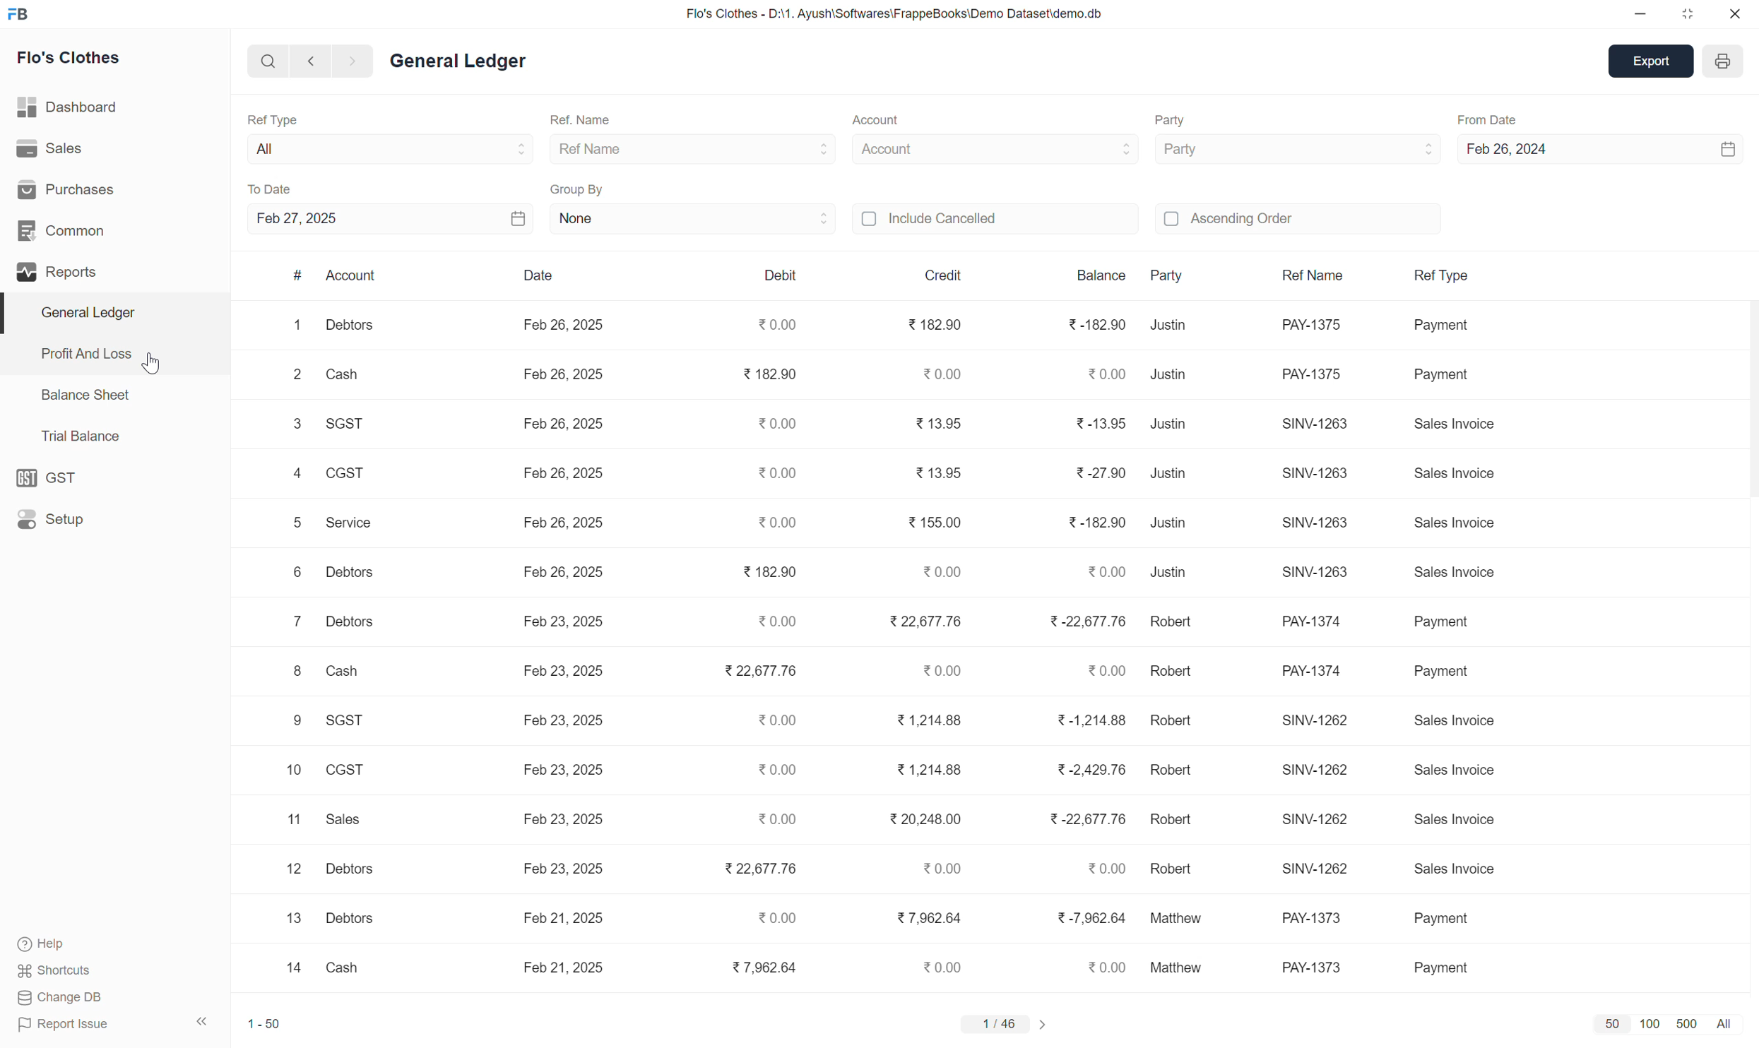 Image resolution: width=1759 pixels, height=1048 pixels. What do you see at coordinates (350, 770) in the screenshot?
I see `CGST` at bounding box center [350, 770].